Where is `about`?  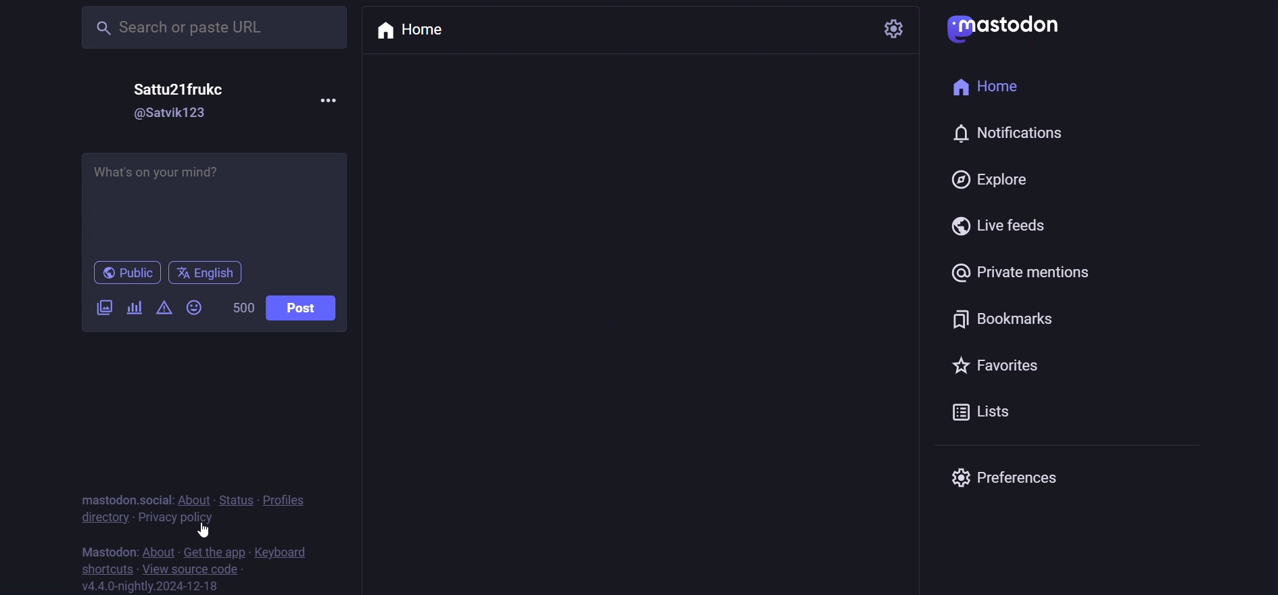
about is located at coordinates (160, 551).